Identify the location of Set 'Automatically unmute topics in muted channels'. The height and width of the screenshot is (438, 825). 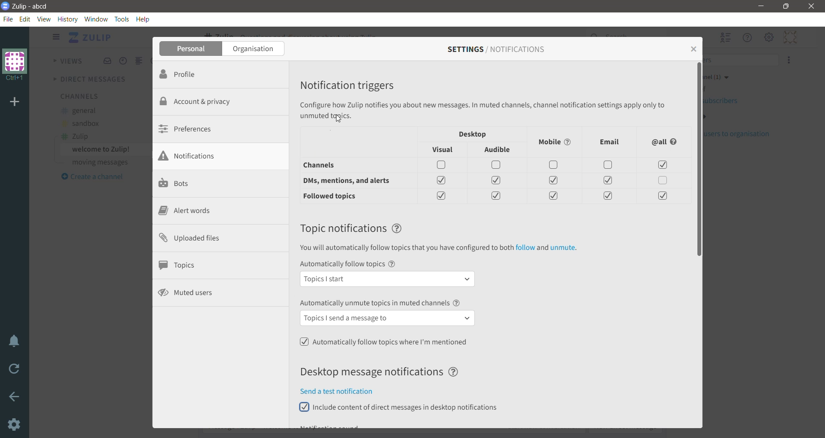
(388, 313).